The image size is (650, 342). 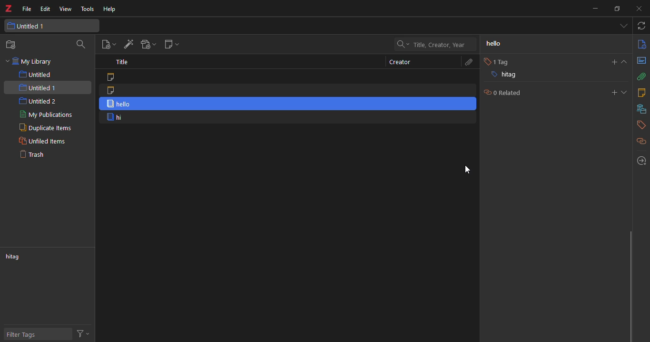 I want to click on z, so click(x=10, y=9).